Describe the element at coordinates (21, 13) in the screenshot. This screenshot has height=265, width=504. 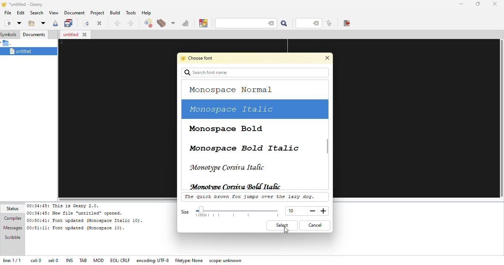
I see `edit` at that location.